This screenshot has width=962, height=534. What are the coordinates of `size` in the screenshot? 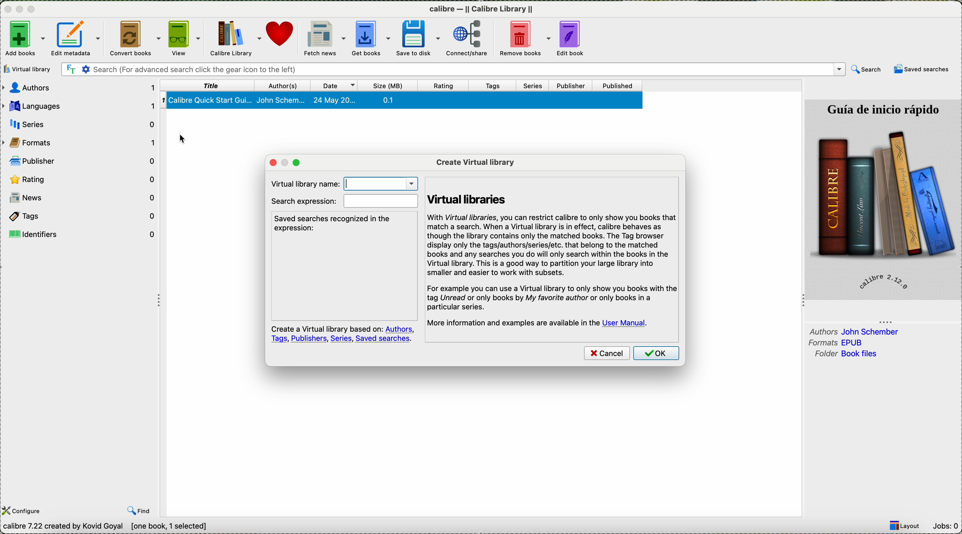 It's located at (391, 85).